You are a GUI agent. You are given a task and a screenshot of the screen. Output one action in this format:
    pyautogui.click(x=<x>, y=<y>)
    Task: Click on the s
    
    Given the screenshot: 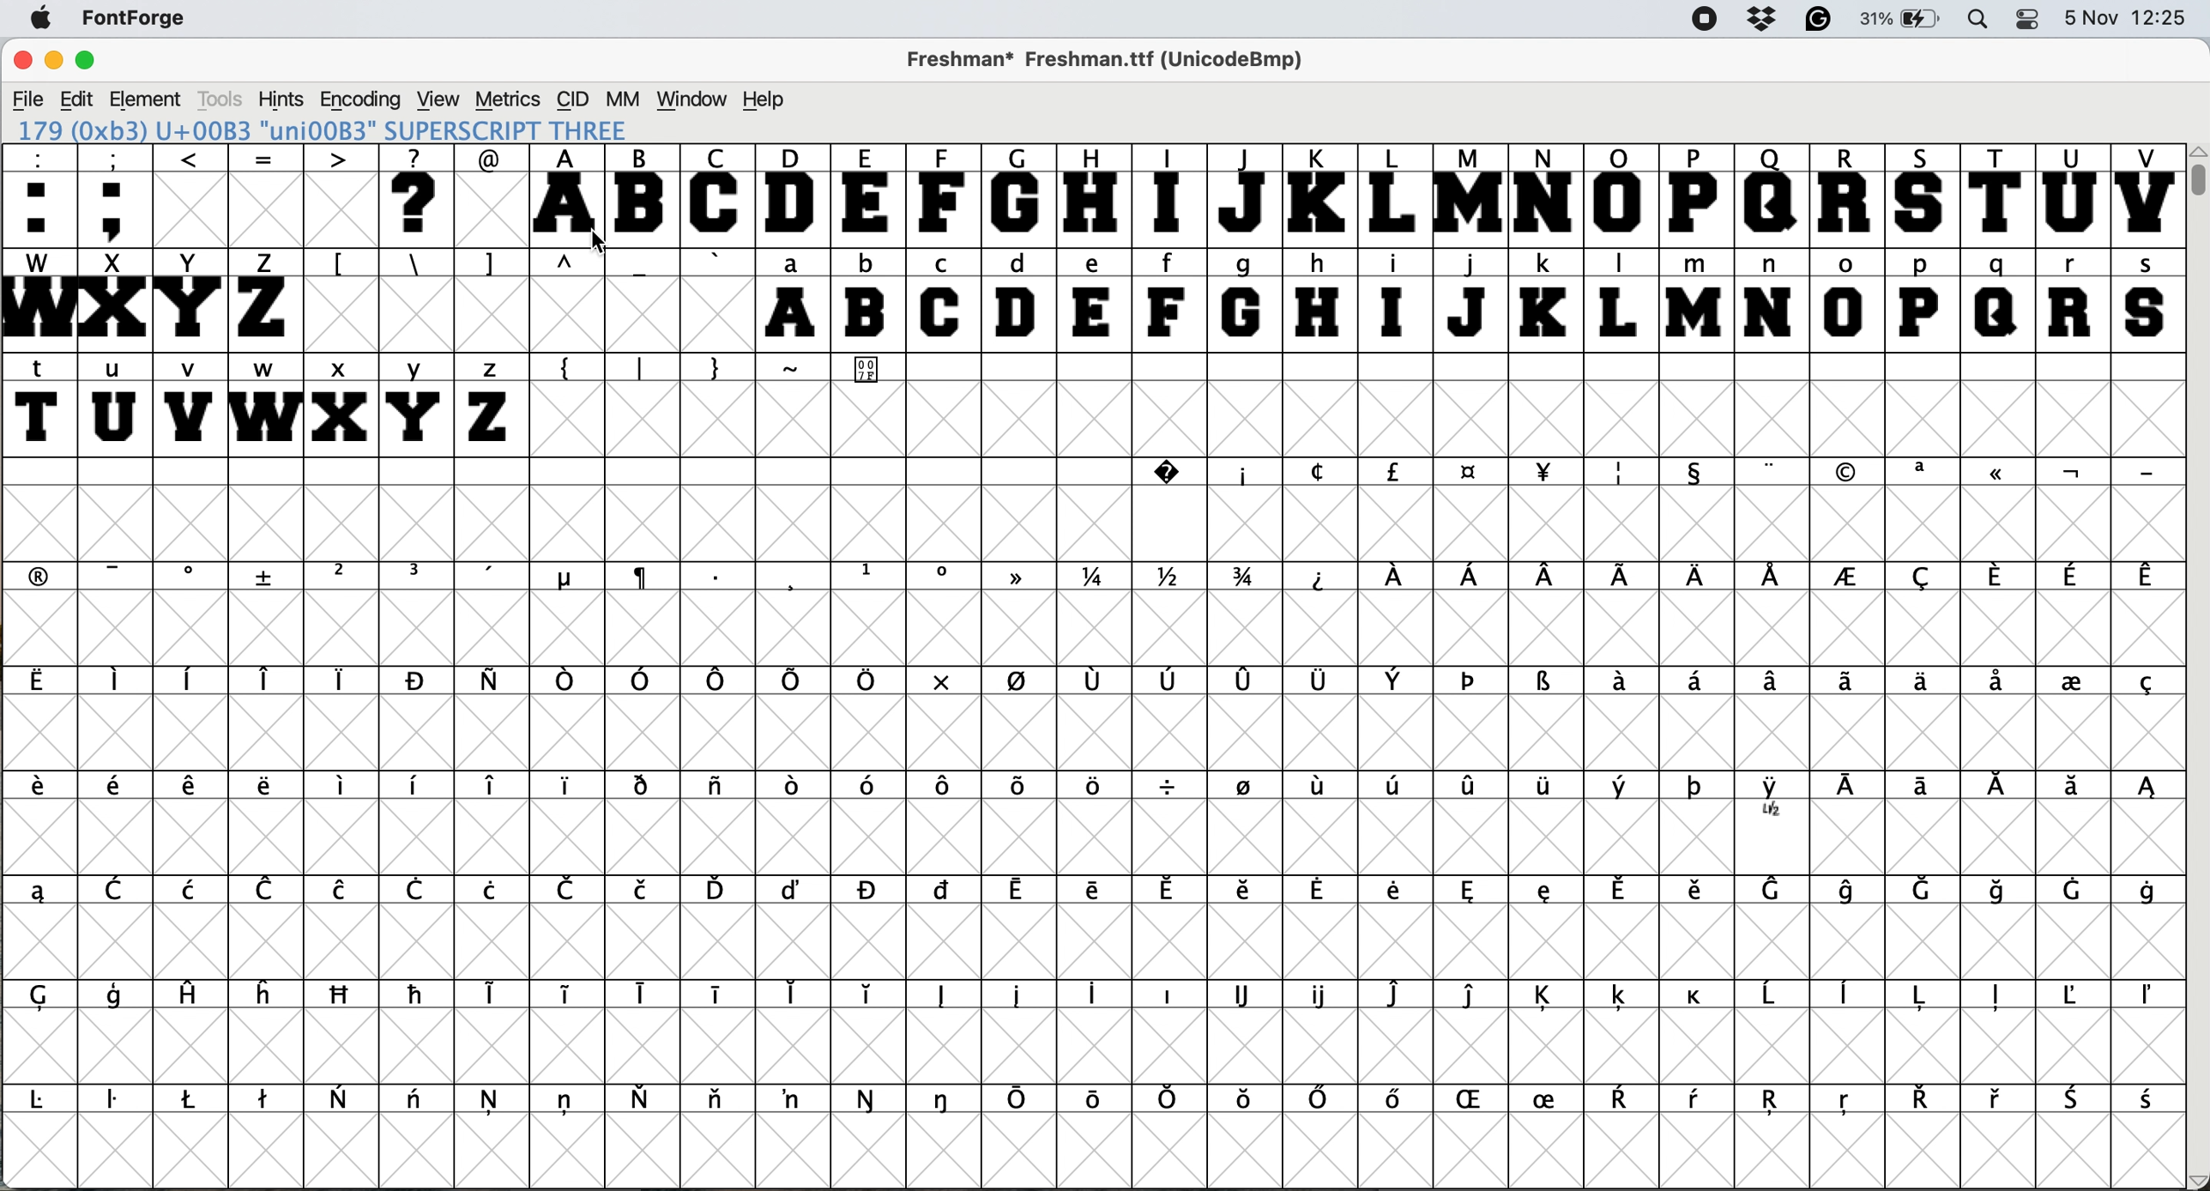 What is the action you would take?
    pyautogui.click(x=2147, y=299)
    